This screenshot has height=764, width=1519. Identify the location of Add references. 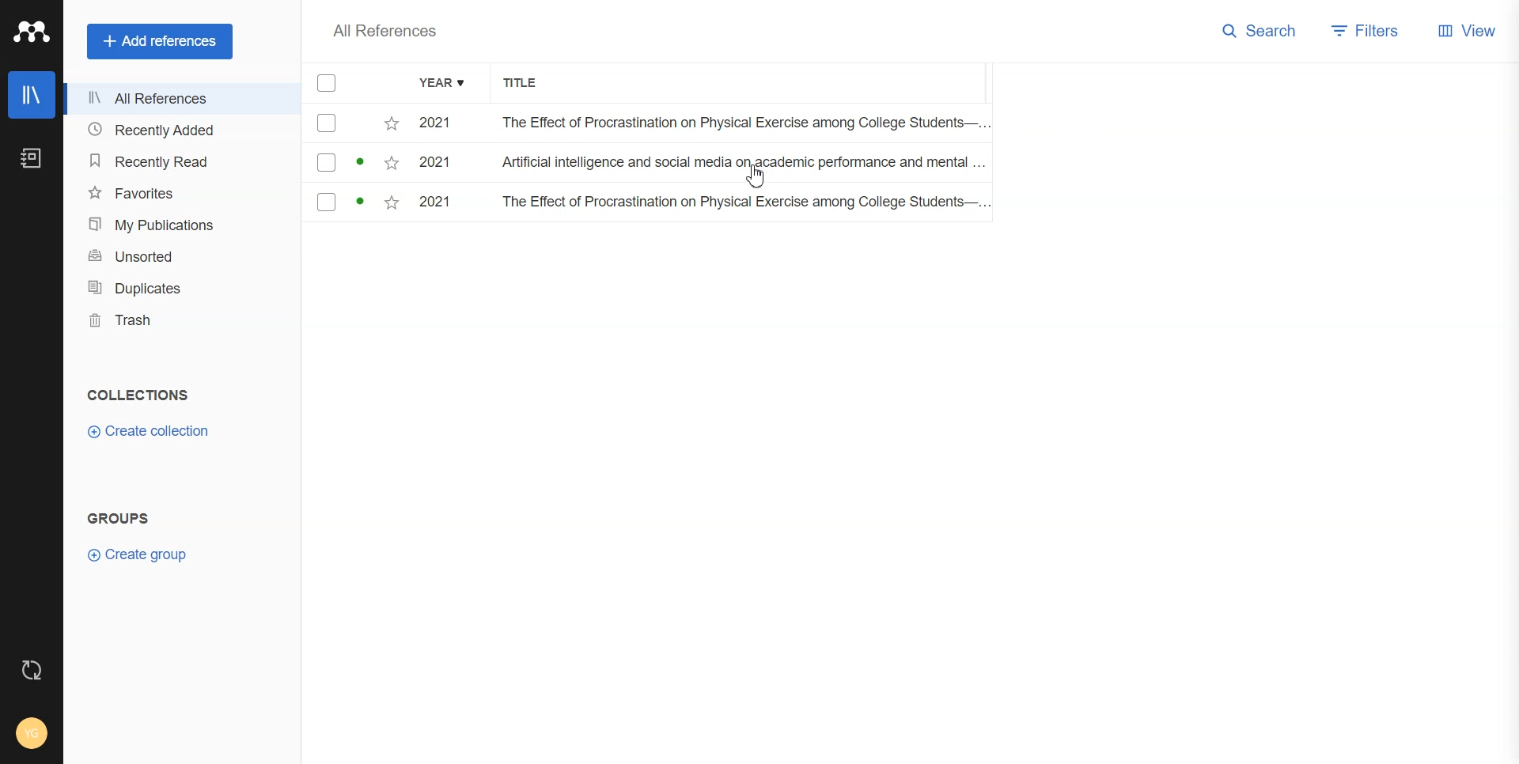
(161, 41).